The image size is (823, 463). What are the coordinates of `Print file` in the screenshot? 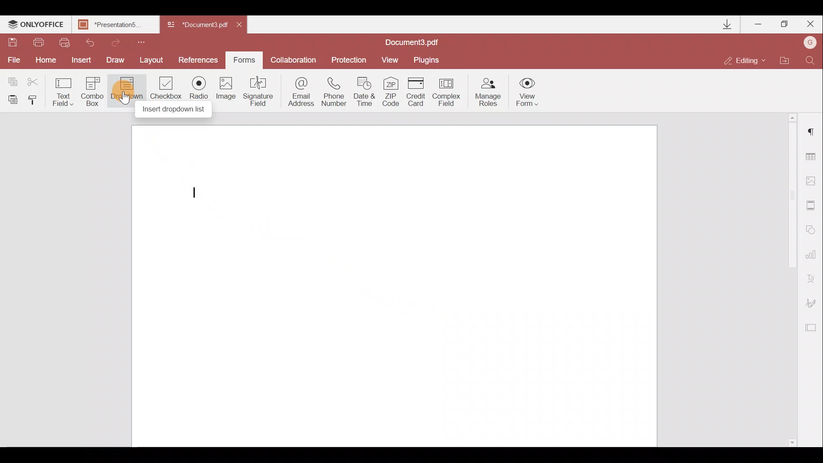 It's located at (41, 42).